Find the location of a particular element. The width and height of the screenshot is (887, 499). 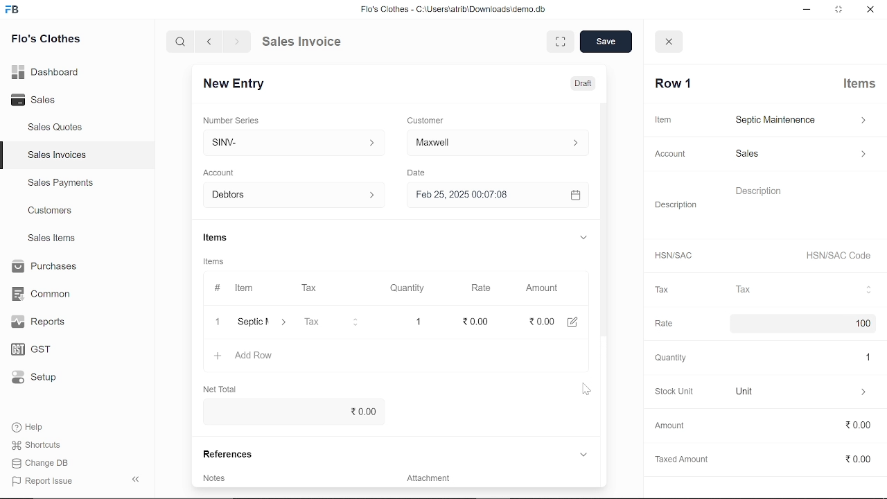

Setup is located at coordinates (37, 377).